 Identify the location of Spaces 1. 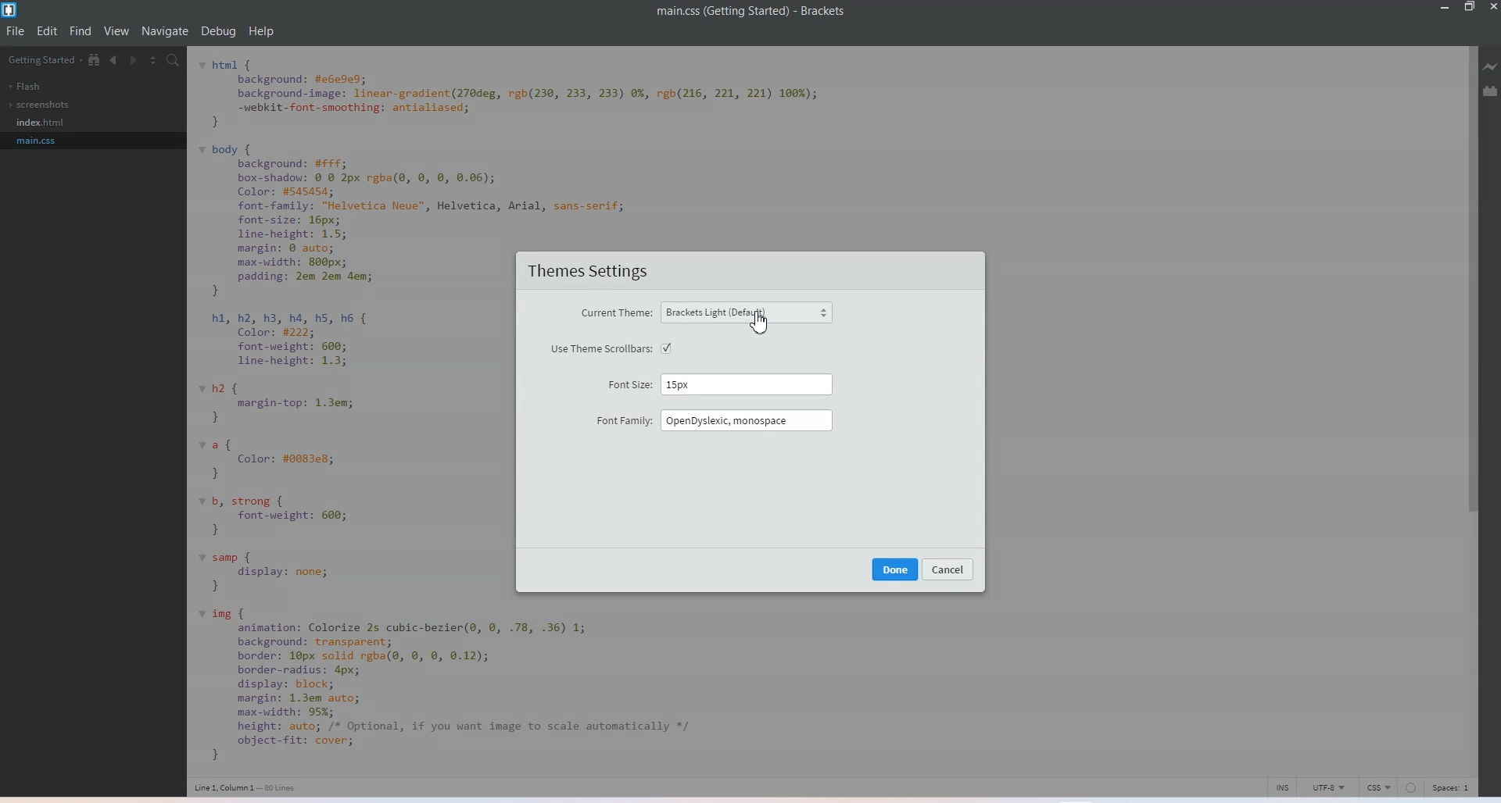
(1453, 787).